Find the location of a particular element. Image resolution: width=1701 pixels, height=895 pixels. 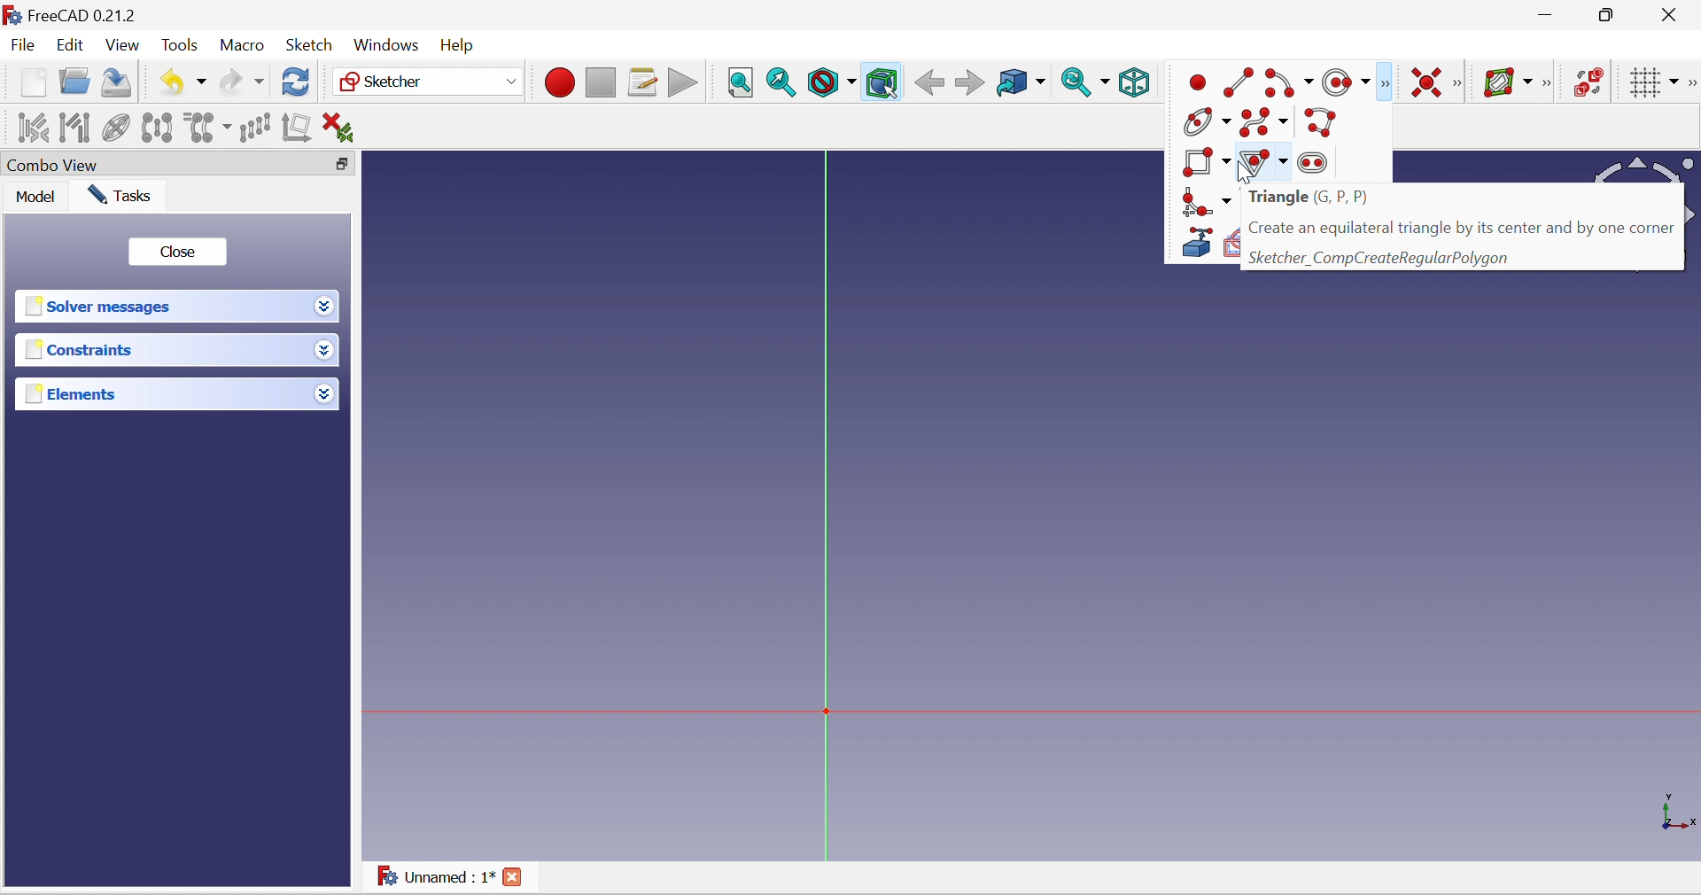

New is located at coordinates (33, 82).